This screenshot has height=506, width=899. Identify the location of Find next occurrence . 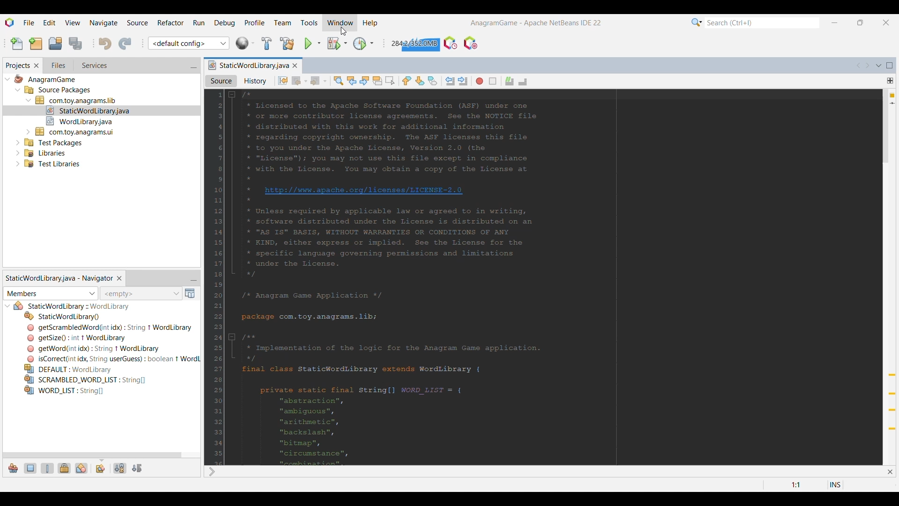
(364, 81).